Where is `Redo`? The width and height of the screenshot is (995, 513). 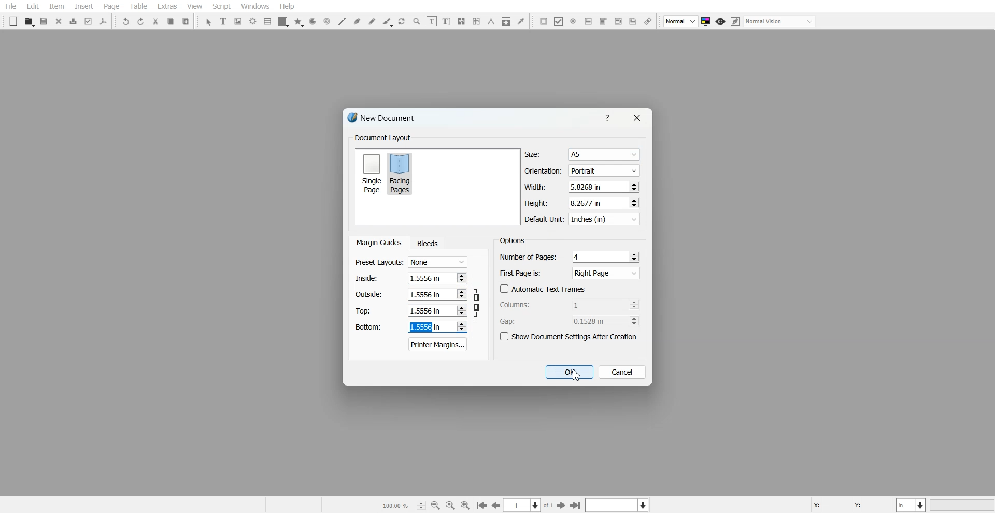
Redo is located at coordinates (140, 21).